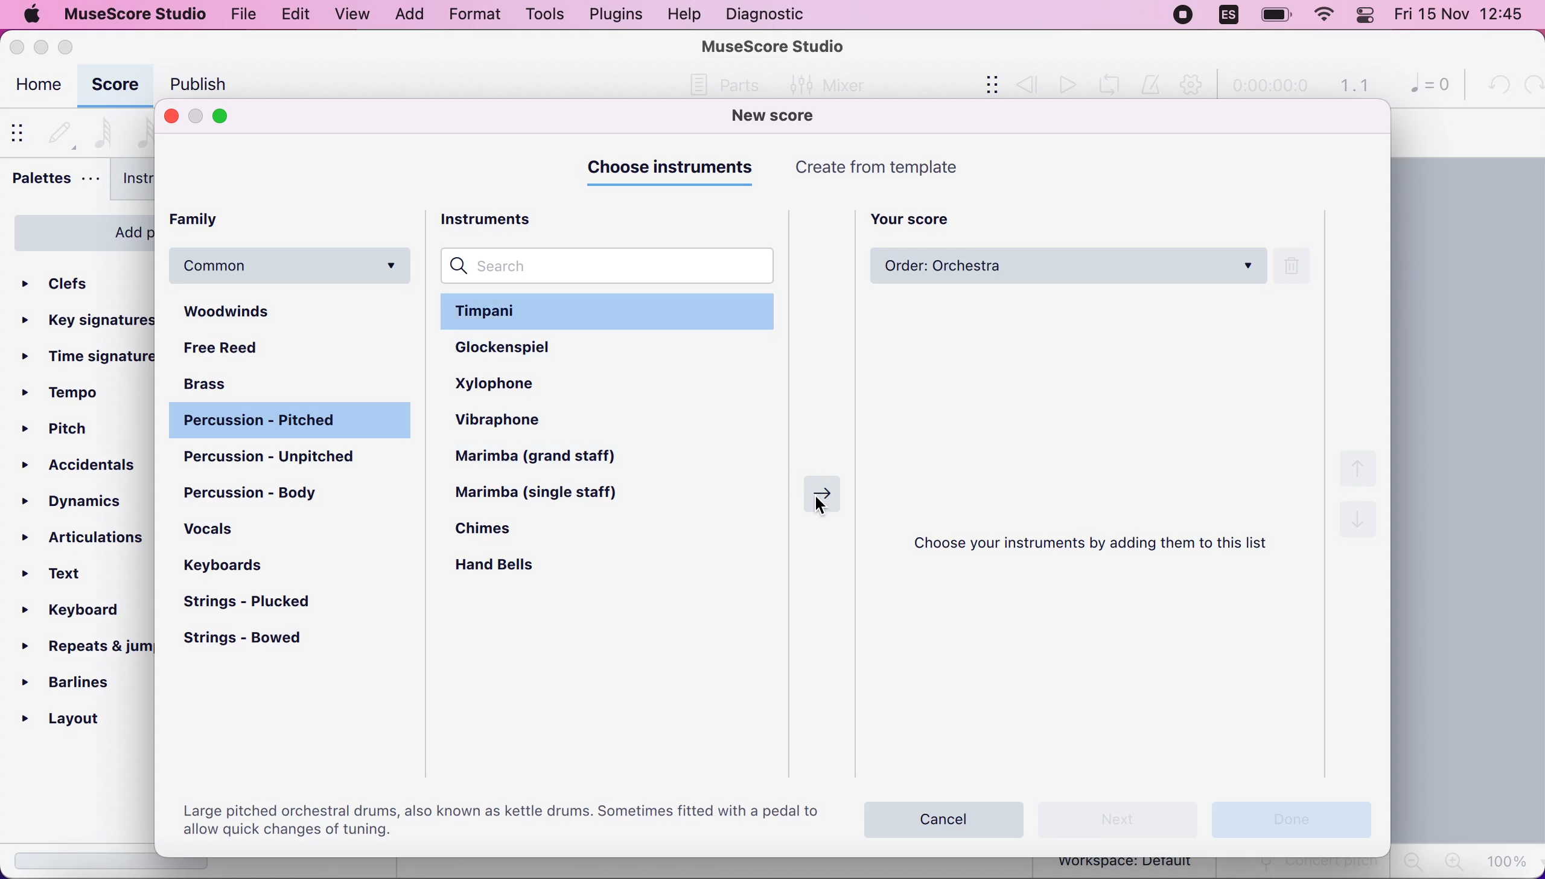 This screenshot has height=879, width=1545. What do you see at coordinates (1354, 86) in the screenshot?
I see `1.1 time` at bounding box center [1354, 86].